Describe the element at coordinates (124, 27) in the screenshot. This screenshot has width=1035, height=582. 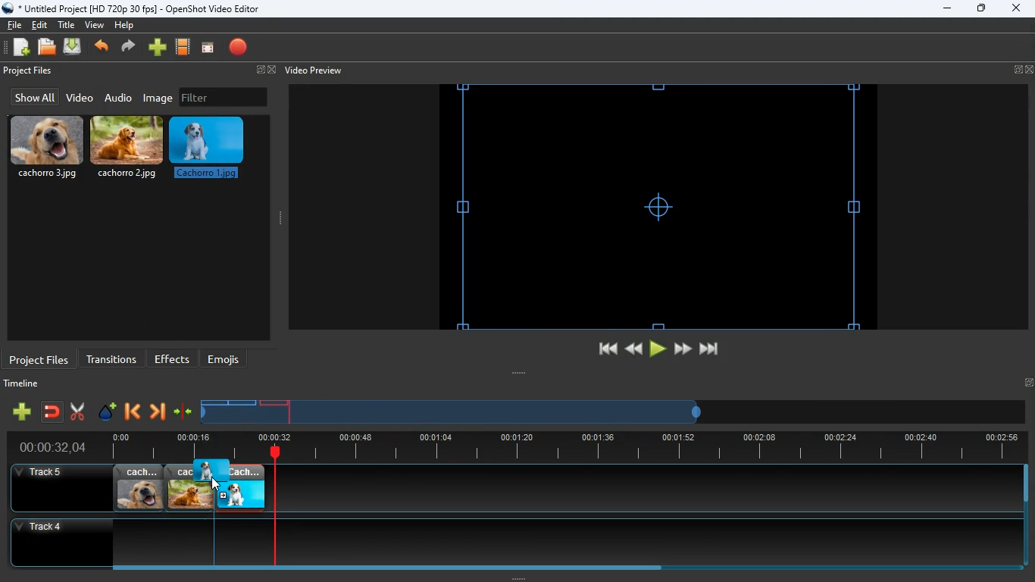
I see `help` at that location.